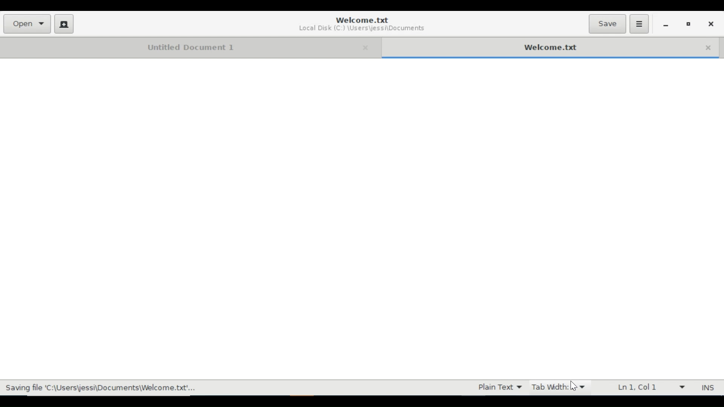 This screenshot has height=407, width=724. Describe the element at coordinates (28, 24) in the screenshot. I see `Open` at that location.